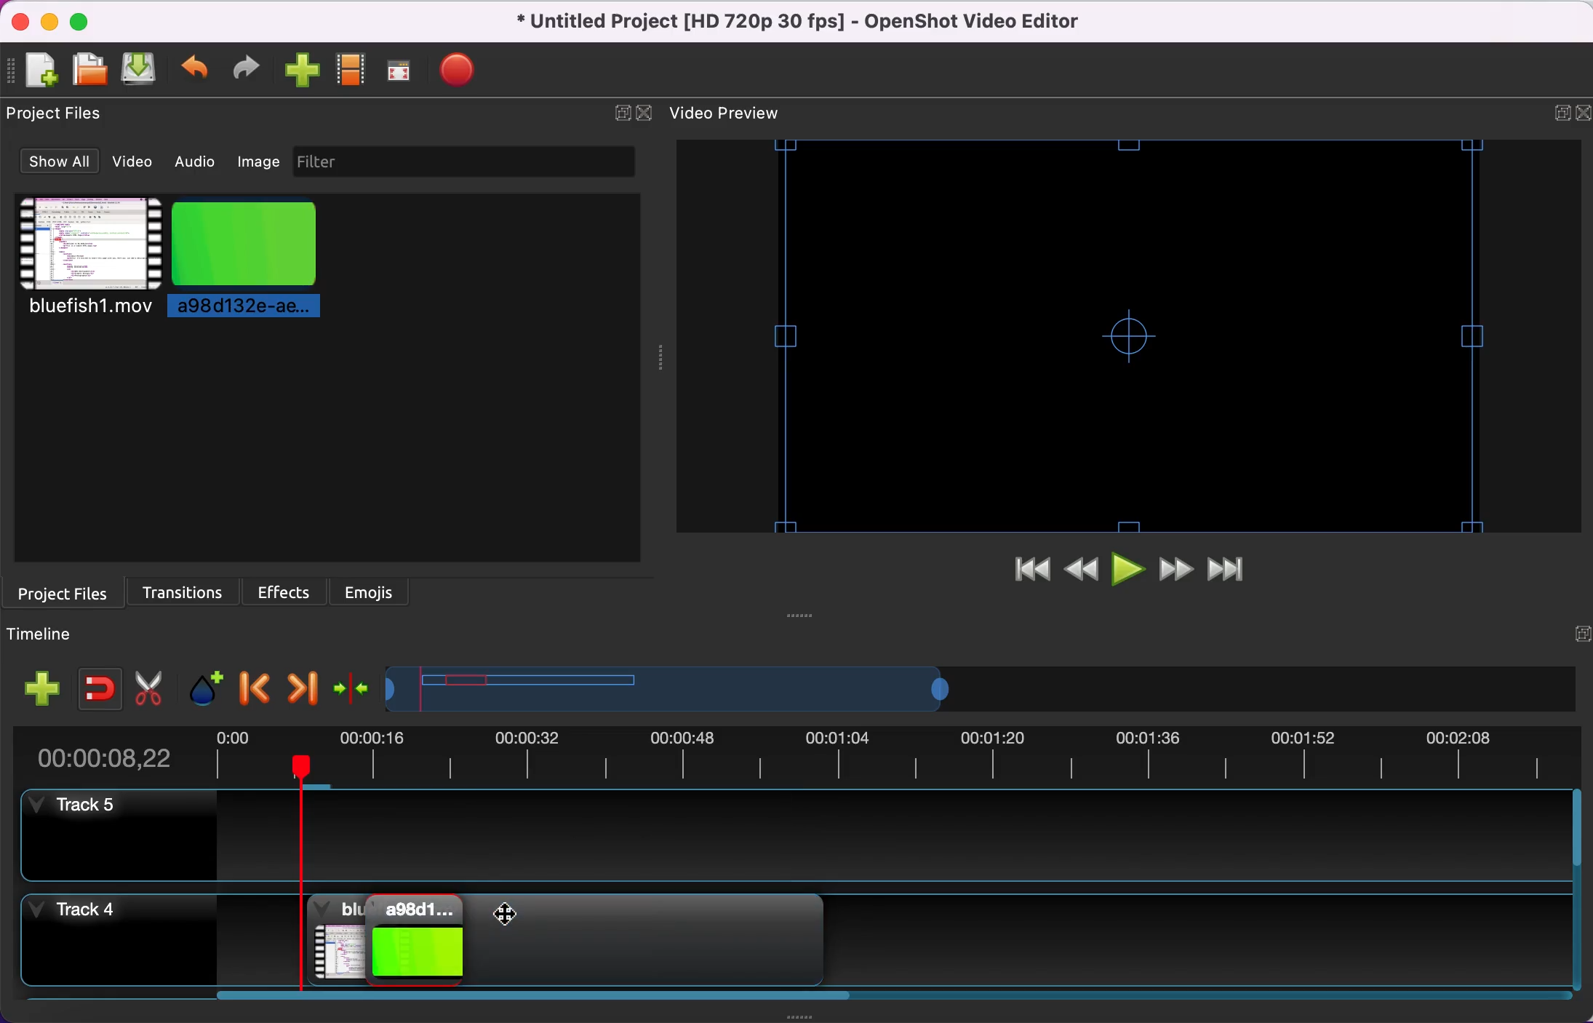  What do you see at coordinates (255, 686) in the screenshot?
I see `previous marker` at bounding box center [255, 686].